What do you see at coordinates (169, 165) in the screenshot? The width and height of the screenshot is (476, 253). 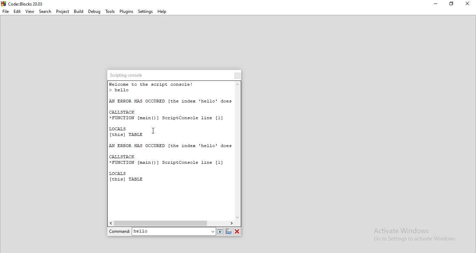 I see `AN ERROR HAS OCCURED [the index ‘hello’ does
CALLSTACK

FUNCTION [main()] ScriptConsole line [1]
LocaLs

[this] TABLE` at bounding box center [169, 165].